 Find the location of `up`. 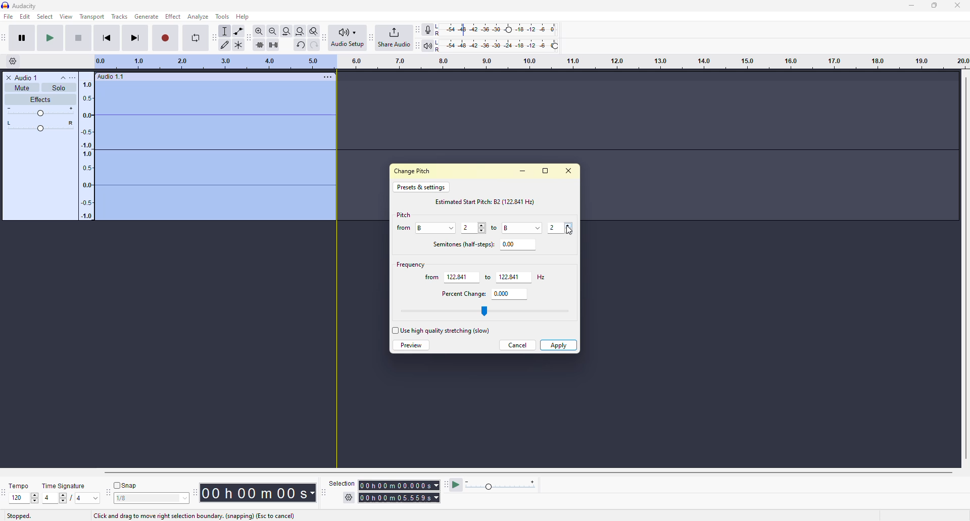

up is located at coordinates (35, 494).